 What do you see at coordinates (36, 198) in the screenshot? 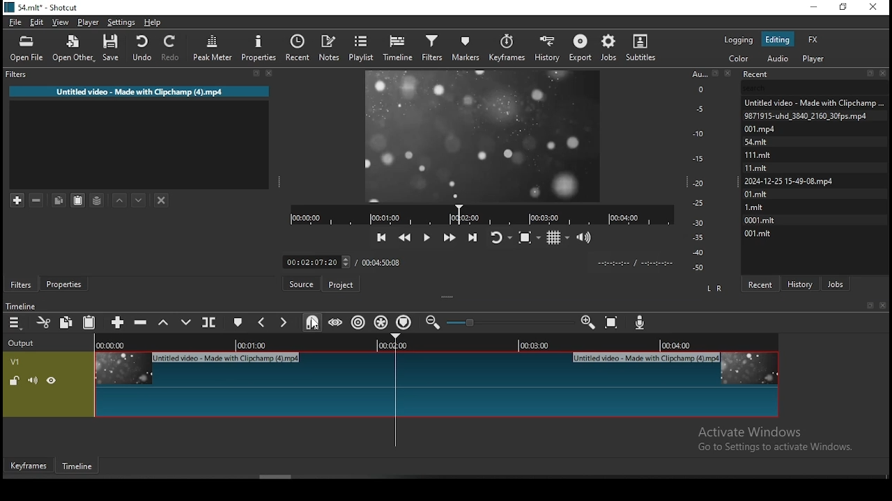
I see `remove selected filters` at bounding box center [36, 198].